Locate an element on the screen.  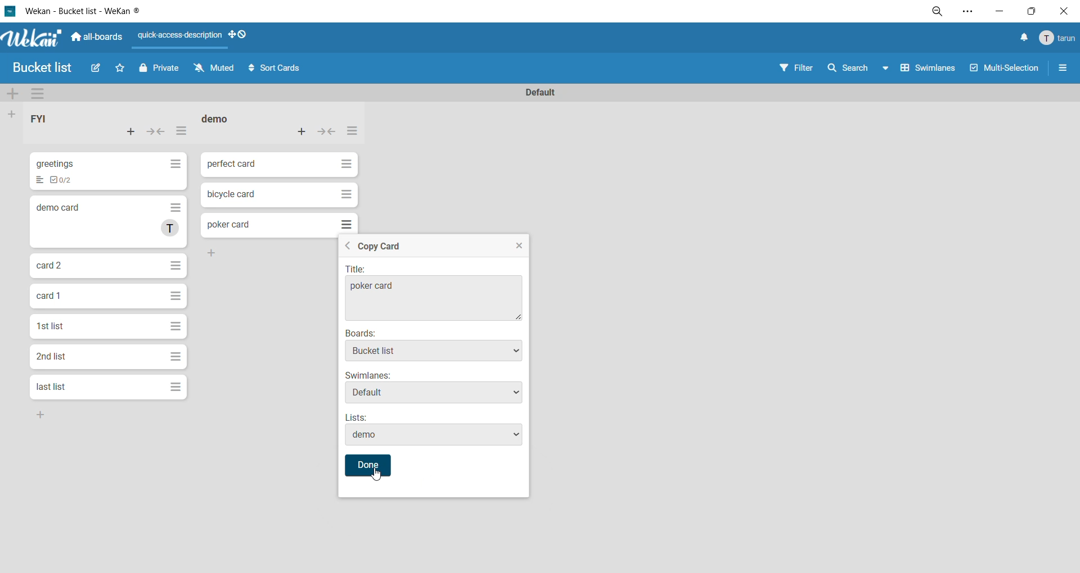
notifications is located at coordinates (1021, 38).